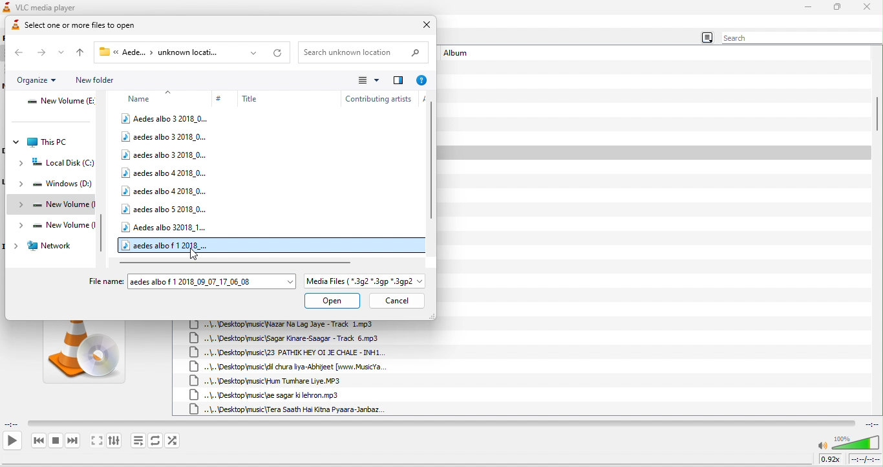  Describe the element at coordinates (808, 7) in the screenshot. I see `minimize` at that location.